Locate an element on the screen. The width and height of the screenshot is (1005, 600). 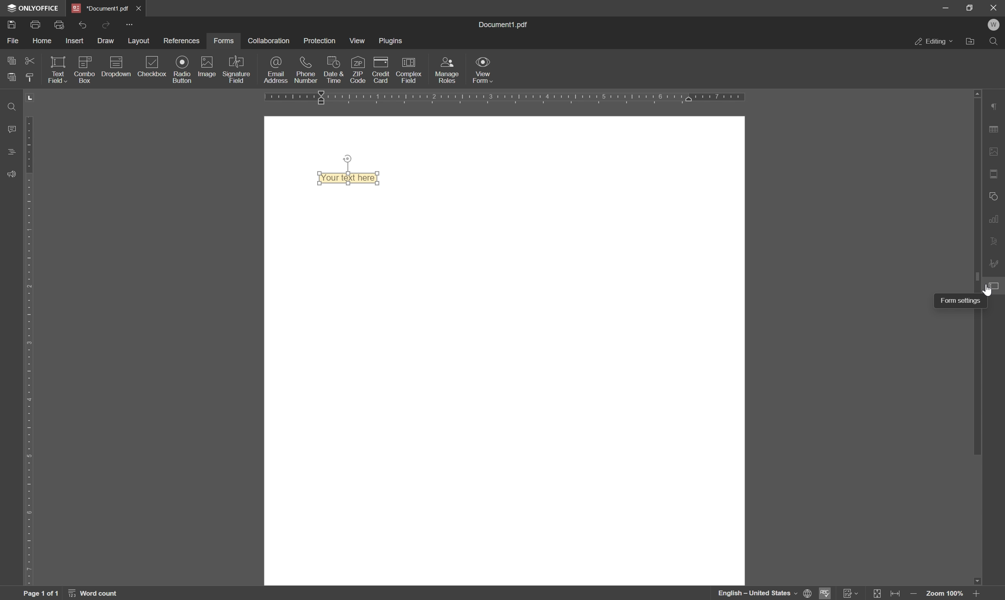
comments is located at coordinates (10, 129).